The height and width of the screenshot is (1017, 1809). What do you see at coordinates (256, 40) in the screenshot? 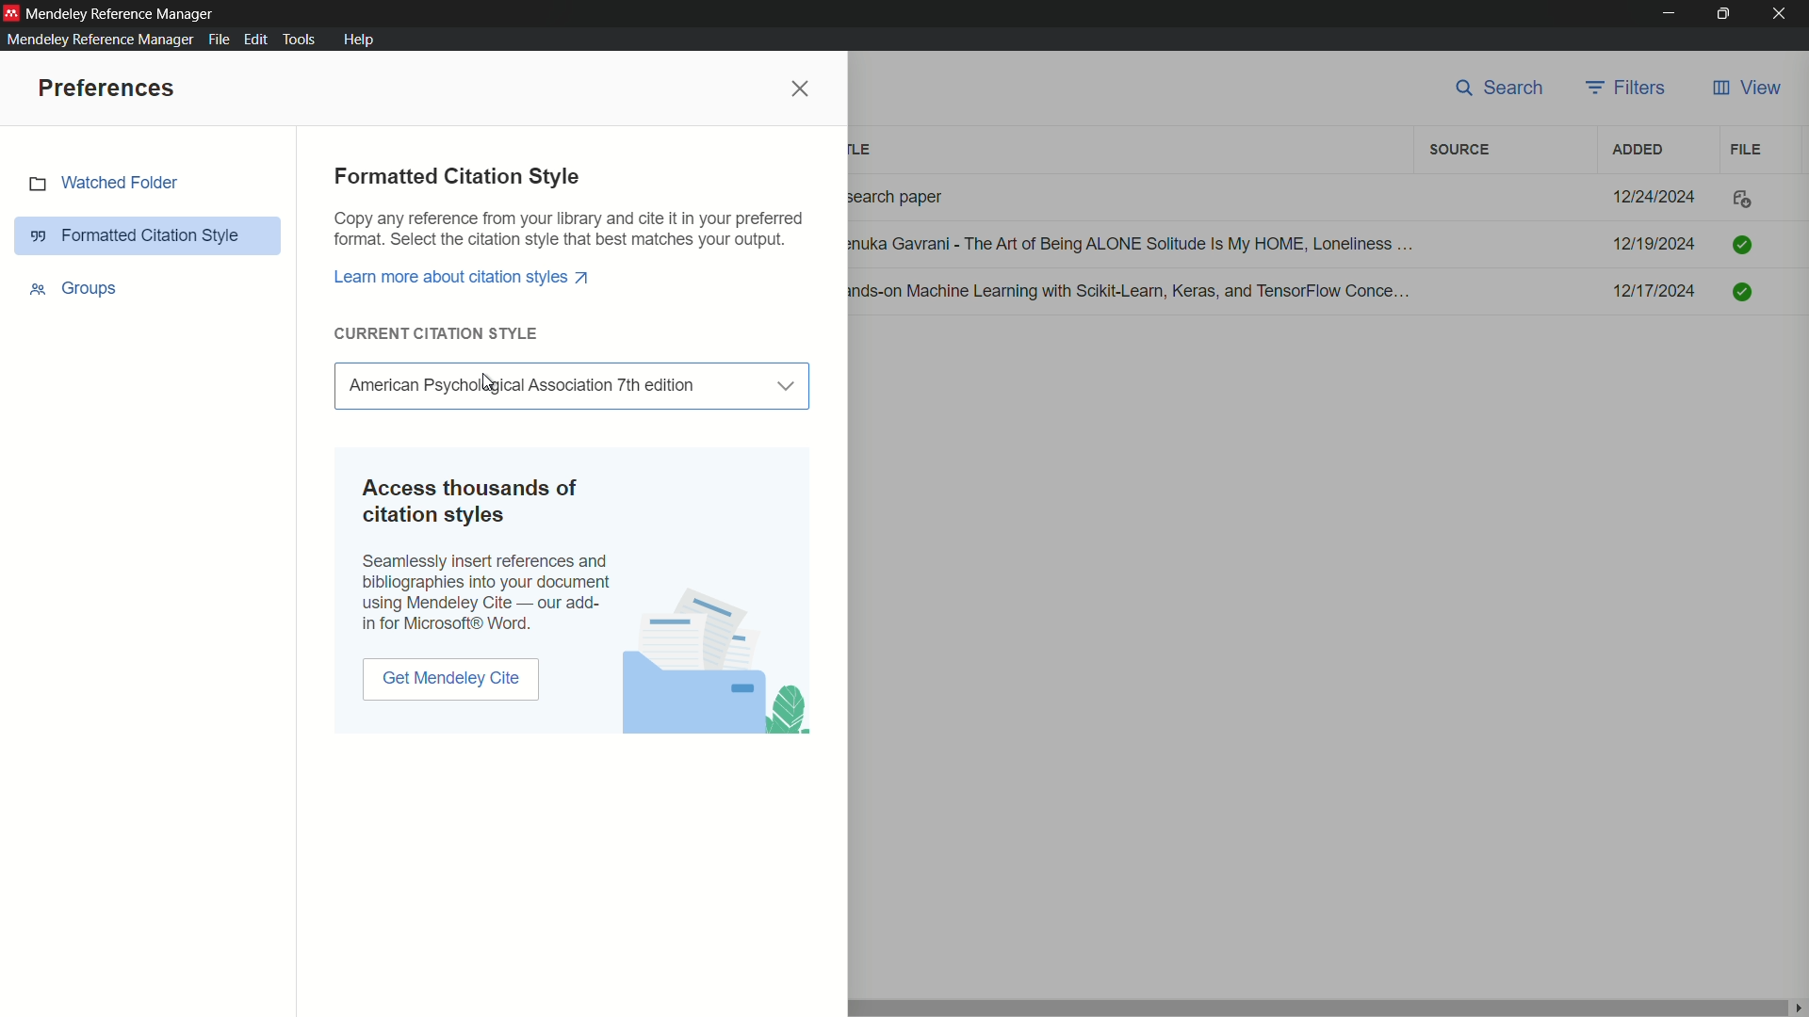
I see `edit menu` at bounding box center [256, 40].